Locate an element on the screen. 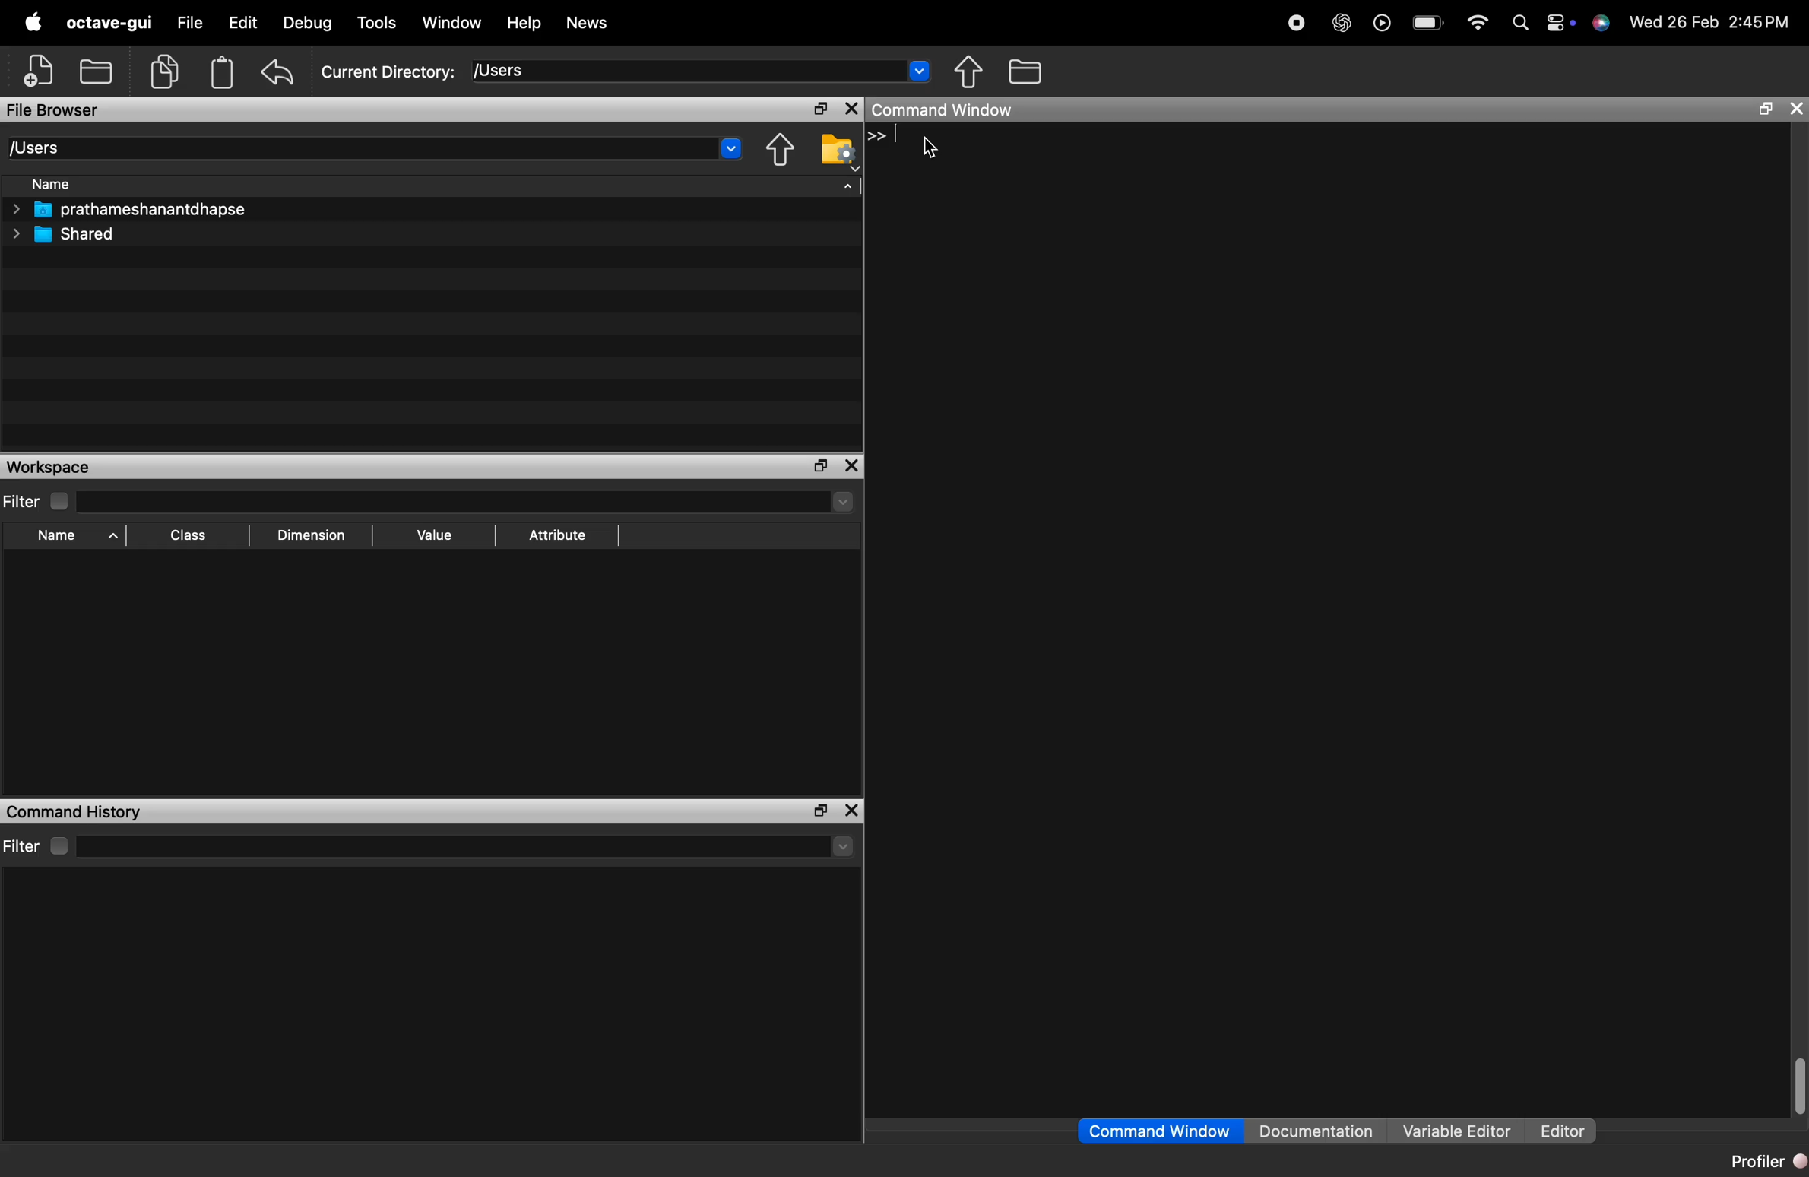 This screenshot has width=1809, height=1177. Command Window is located at coordinates (1140, 1128).